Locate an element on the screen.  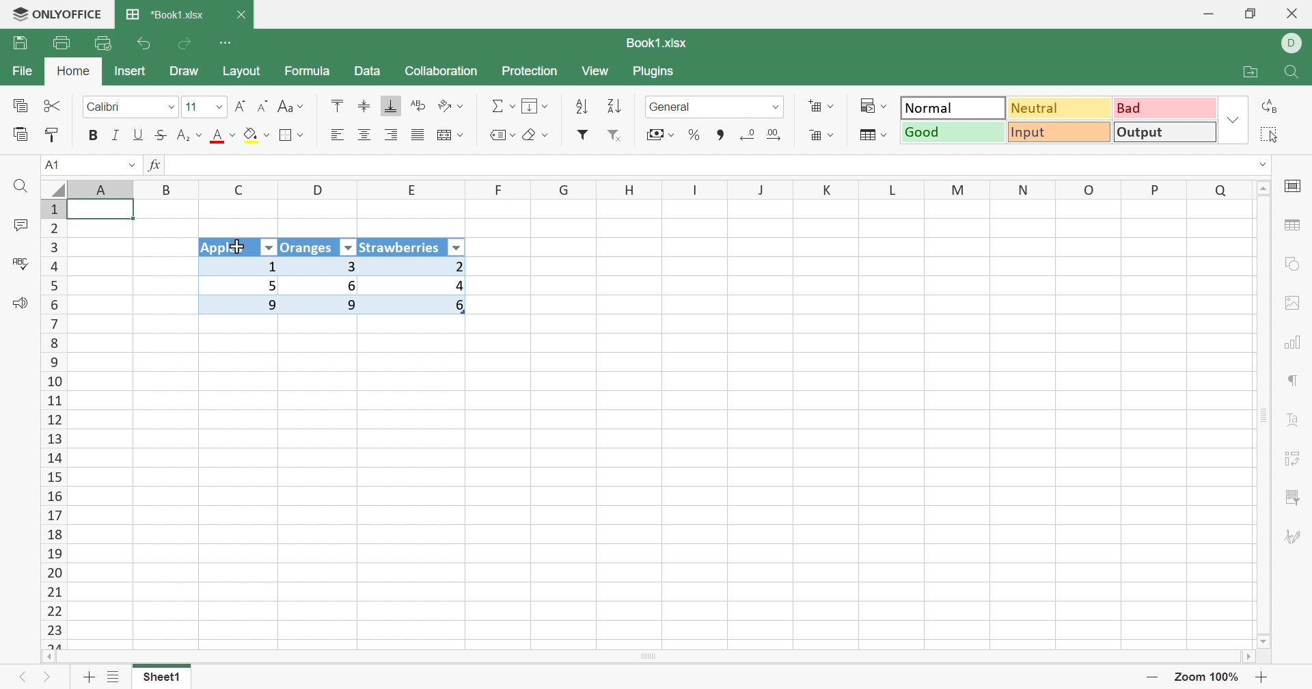
Zoom 100% is located at coordinates (1207, 677).